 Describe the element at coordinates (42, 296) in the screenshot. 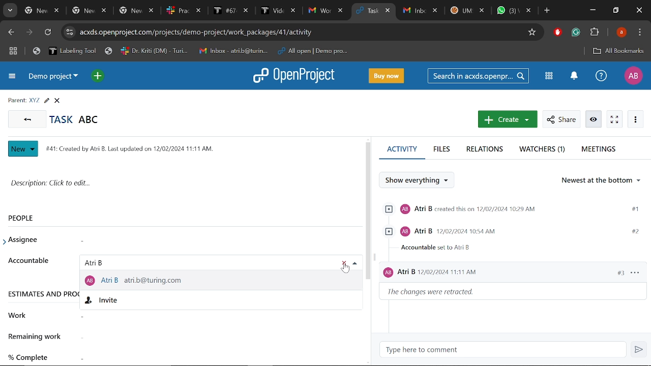

I see `ESTIMATES AND PRO` at that location.